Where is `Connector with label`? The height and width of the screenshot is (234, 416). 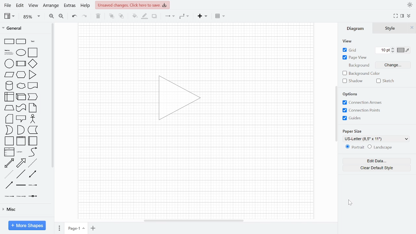
Connector with label is located at coordinates (33, 185).